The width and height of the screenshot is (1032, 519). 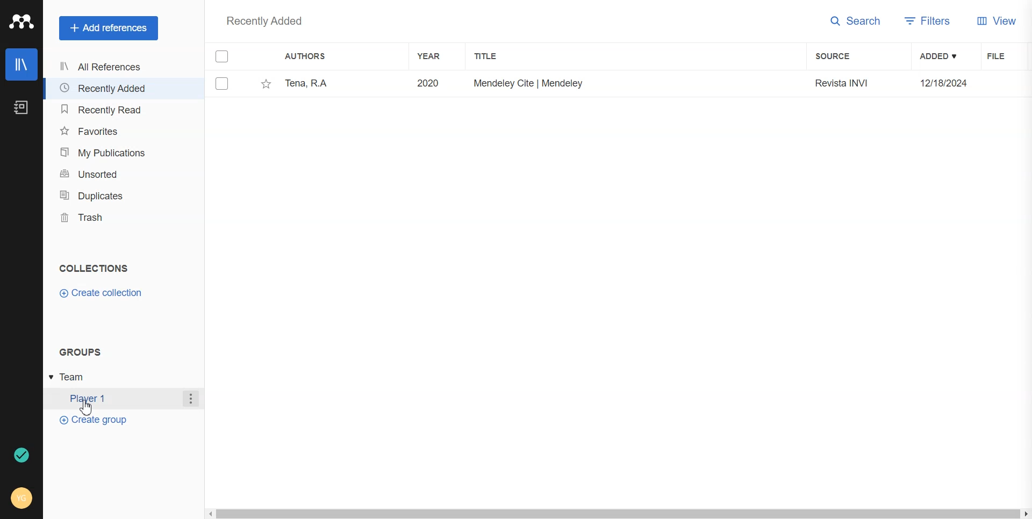 What do you see at coordinates (80, 352) in the screenshot?
I see `Text 2` at bounding box center [80, 352].